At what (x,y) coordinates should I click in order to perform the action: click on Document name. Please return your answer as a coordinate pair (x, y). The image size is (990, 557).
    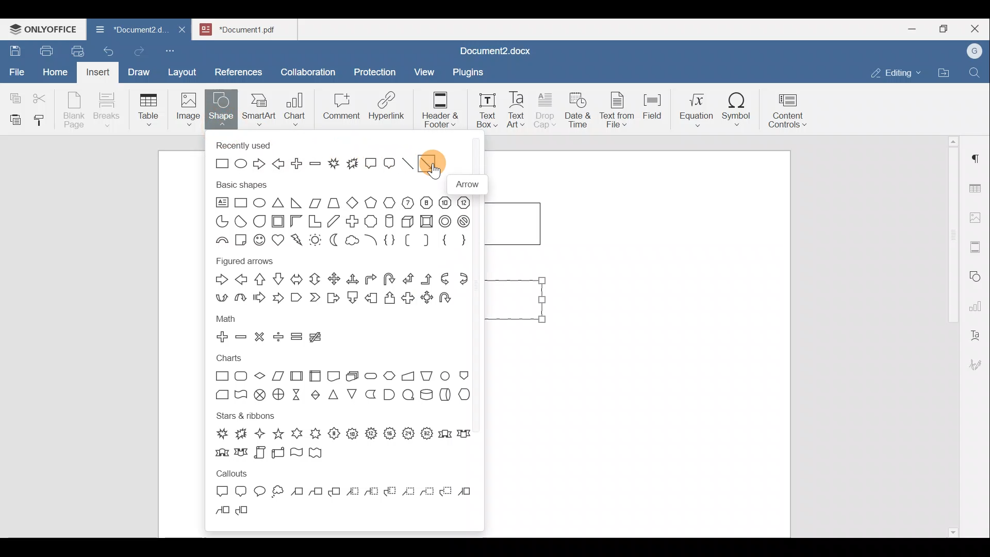
    Looking at the image, I should click on (126, 31).